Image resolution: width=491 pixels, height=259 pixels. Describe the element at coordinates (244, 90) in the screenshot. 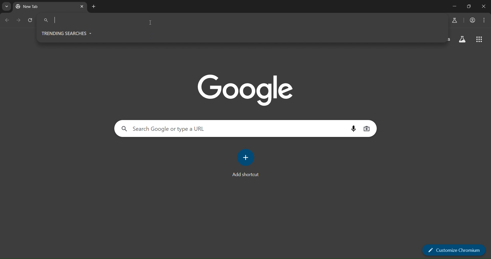

I see `Google` at that location.